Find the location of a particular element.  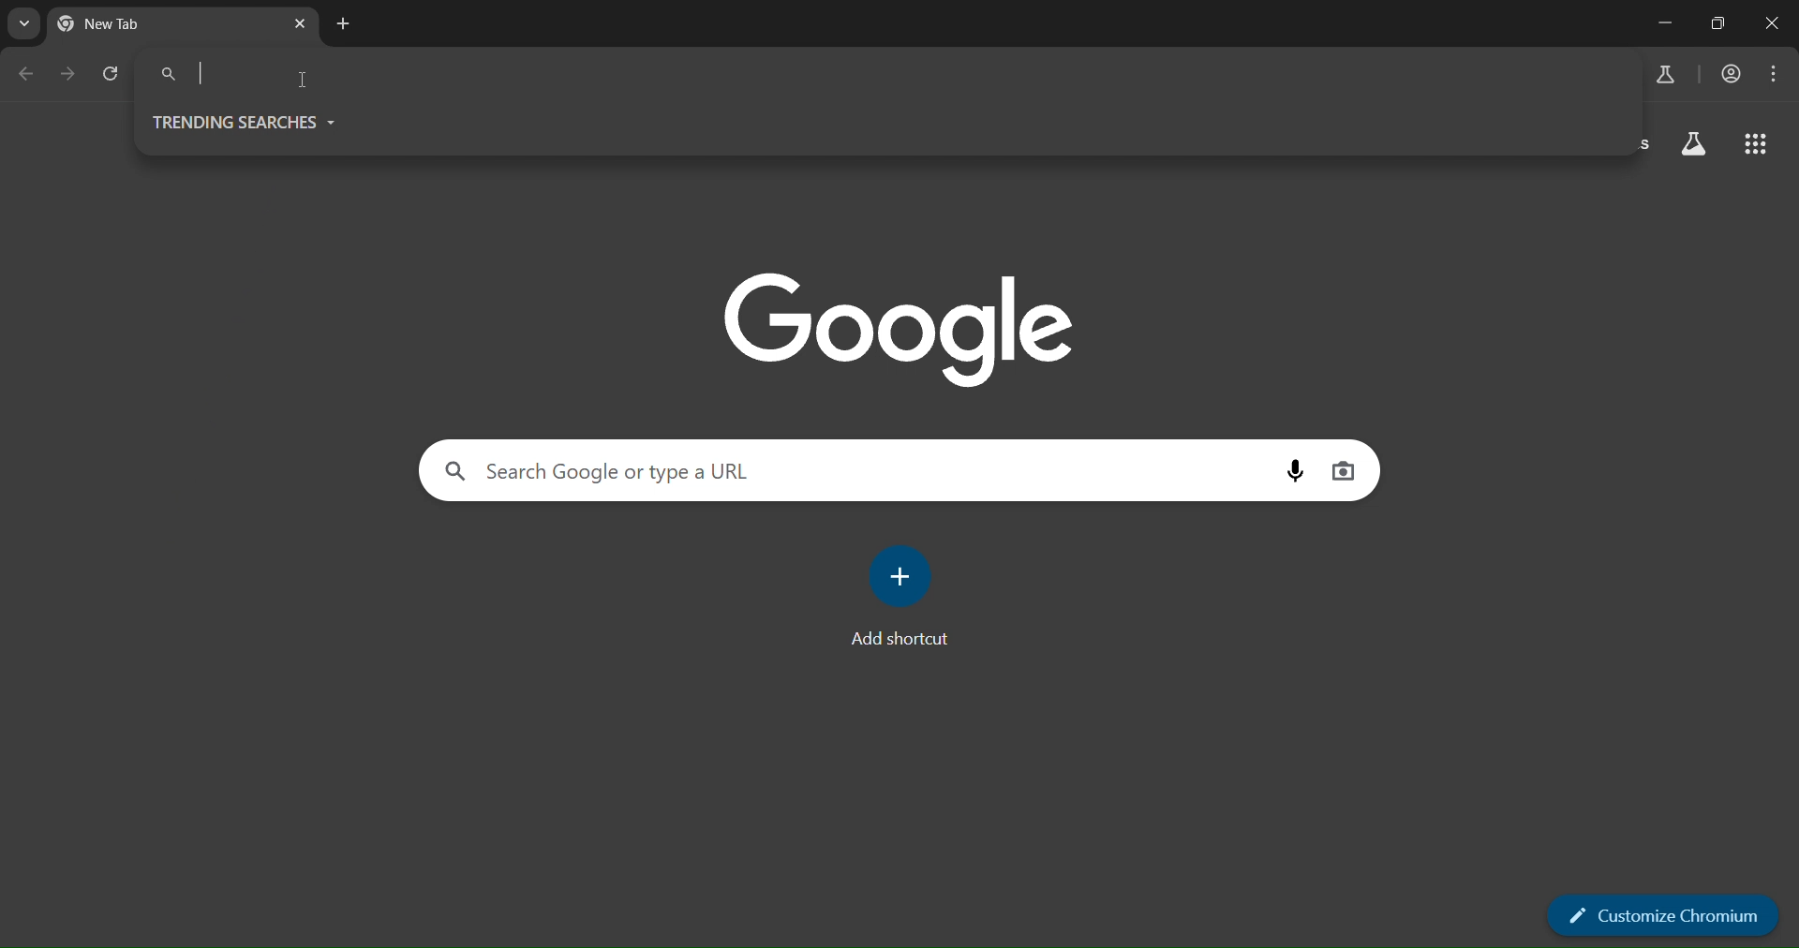

search Google or type a URL is located at coordinates (642, 471).